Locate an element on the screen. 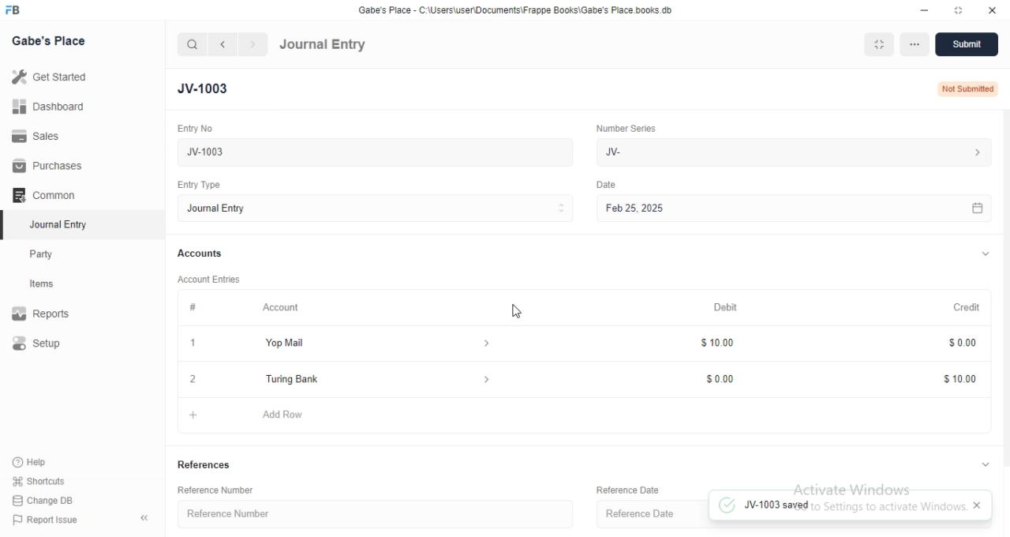 The image size is (1010, 537). JV-1003 SAVED is located at coordinates (832, 506).